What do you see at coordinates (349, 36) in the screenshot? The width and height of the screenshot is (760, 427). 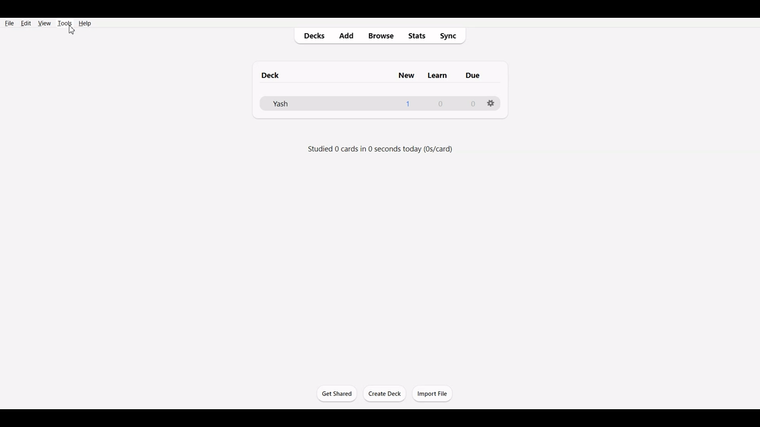 I see `Add` at bounding box center [349, 36].